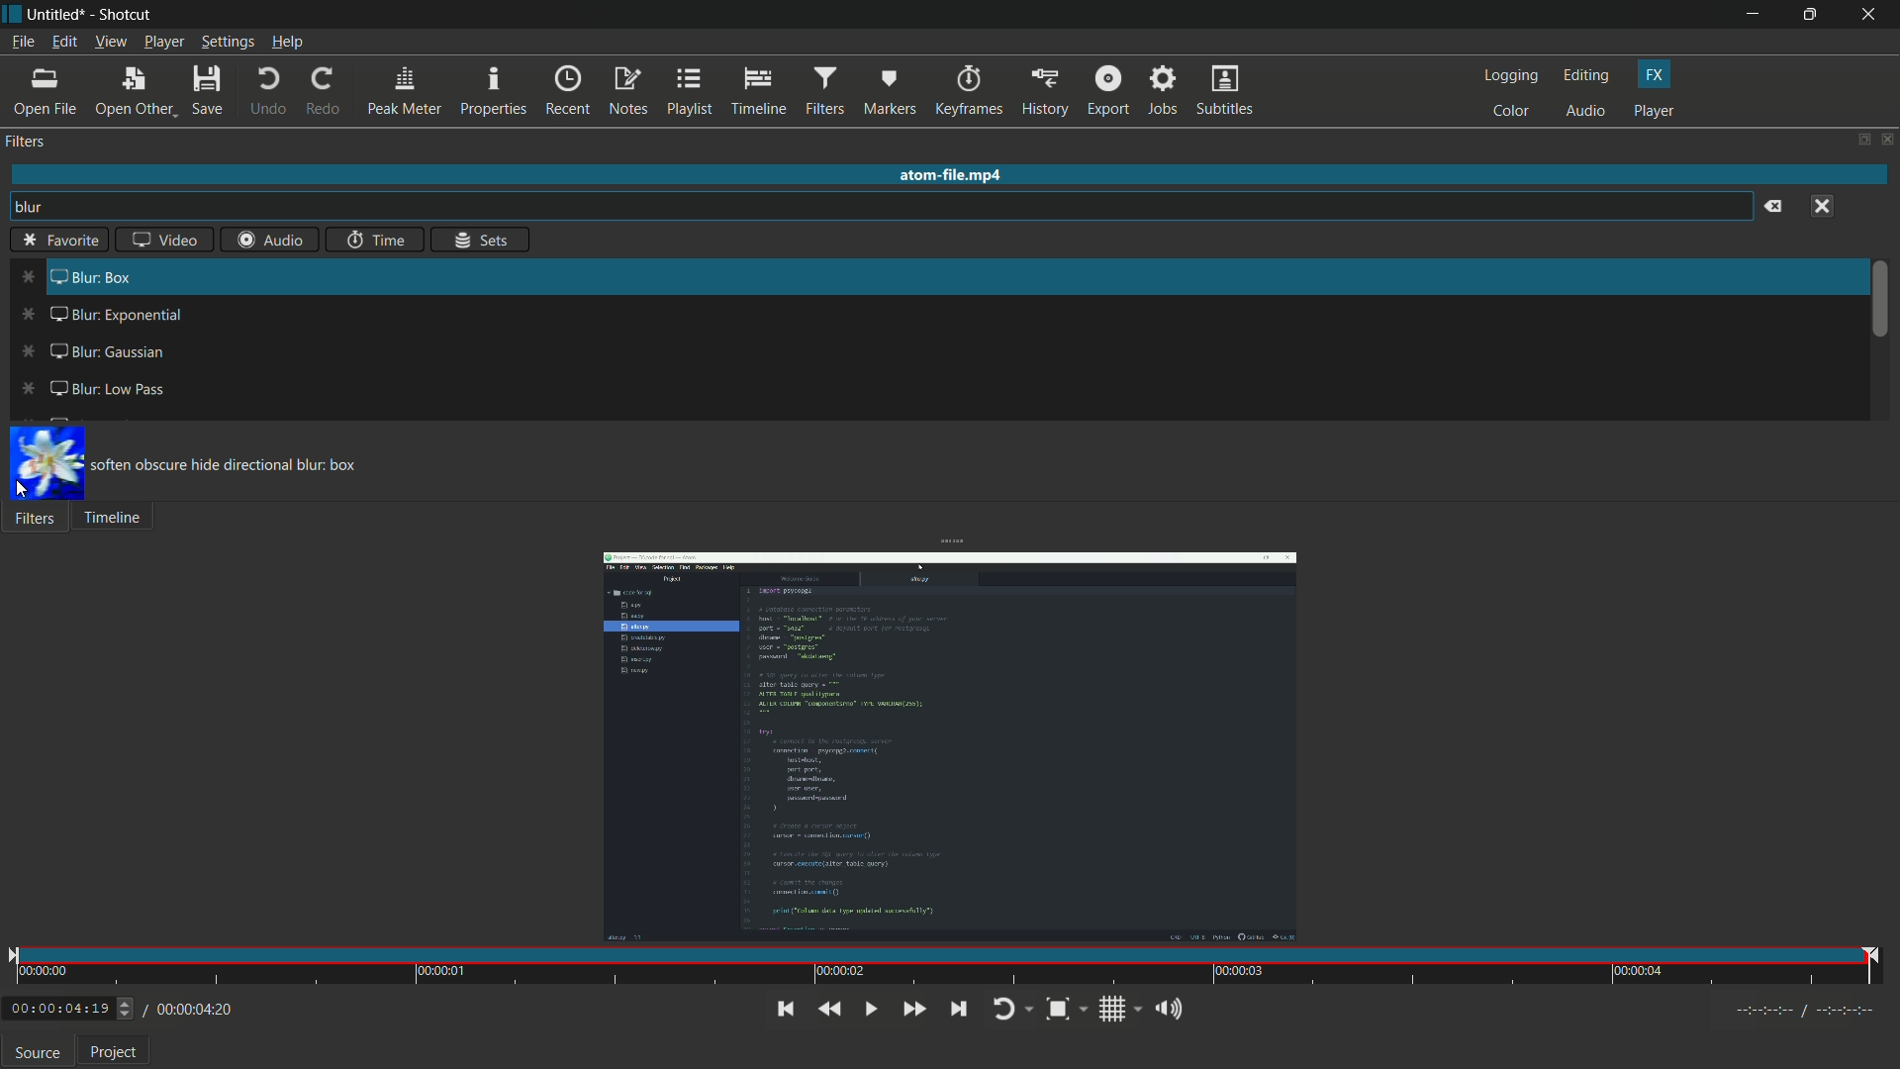 The height and width of the screenshot is (1069, 1900). I want to click on editing, so click(1590, 75).